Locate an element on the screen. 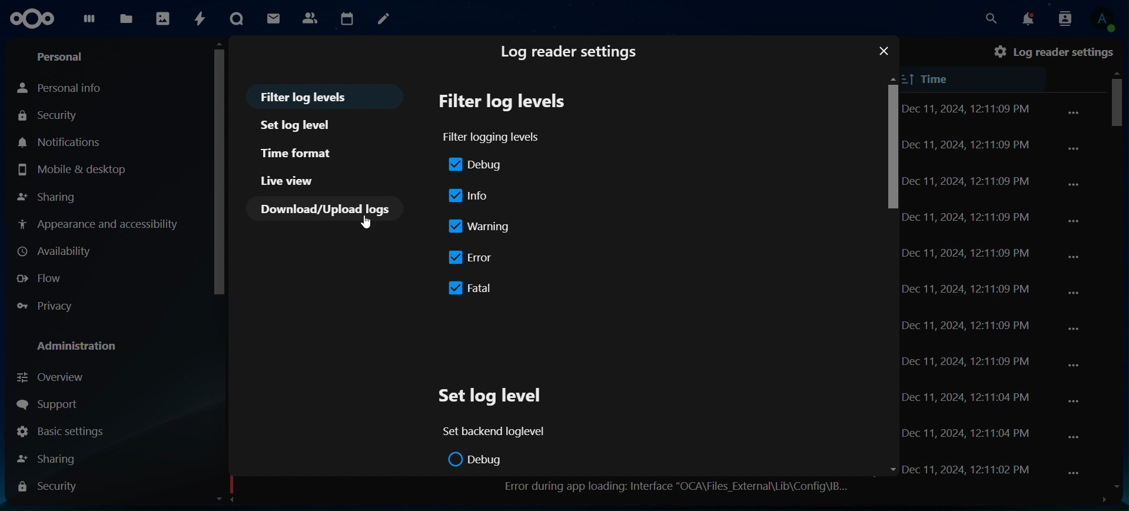 The width and height of the screenshot is (1129, 511). flow is located at coordinates (42, 279).